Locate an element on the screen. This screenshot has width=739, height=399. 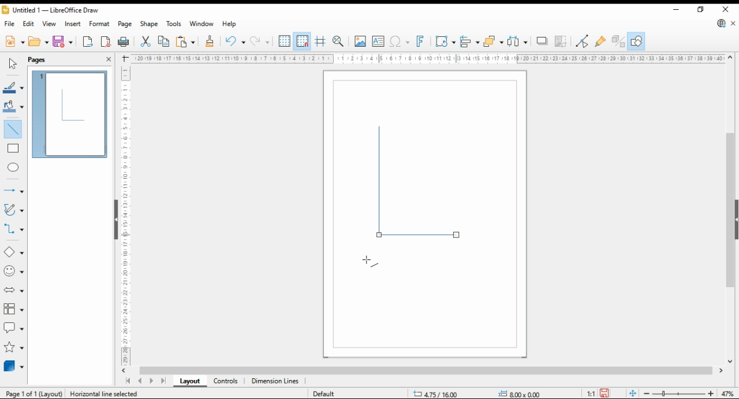
Vertical line selected is located at coordinates (109, 393).